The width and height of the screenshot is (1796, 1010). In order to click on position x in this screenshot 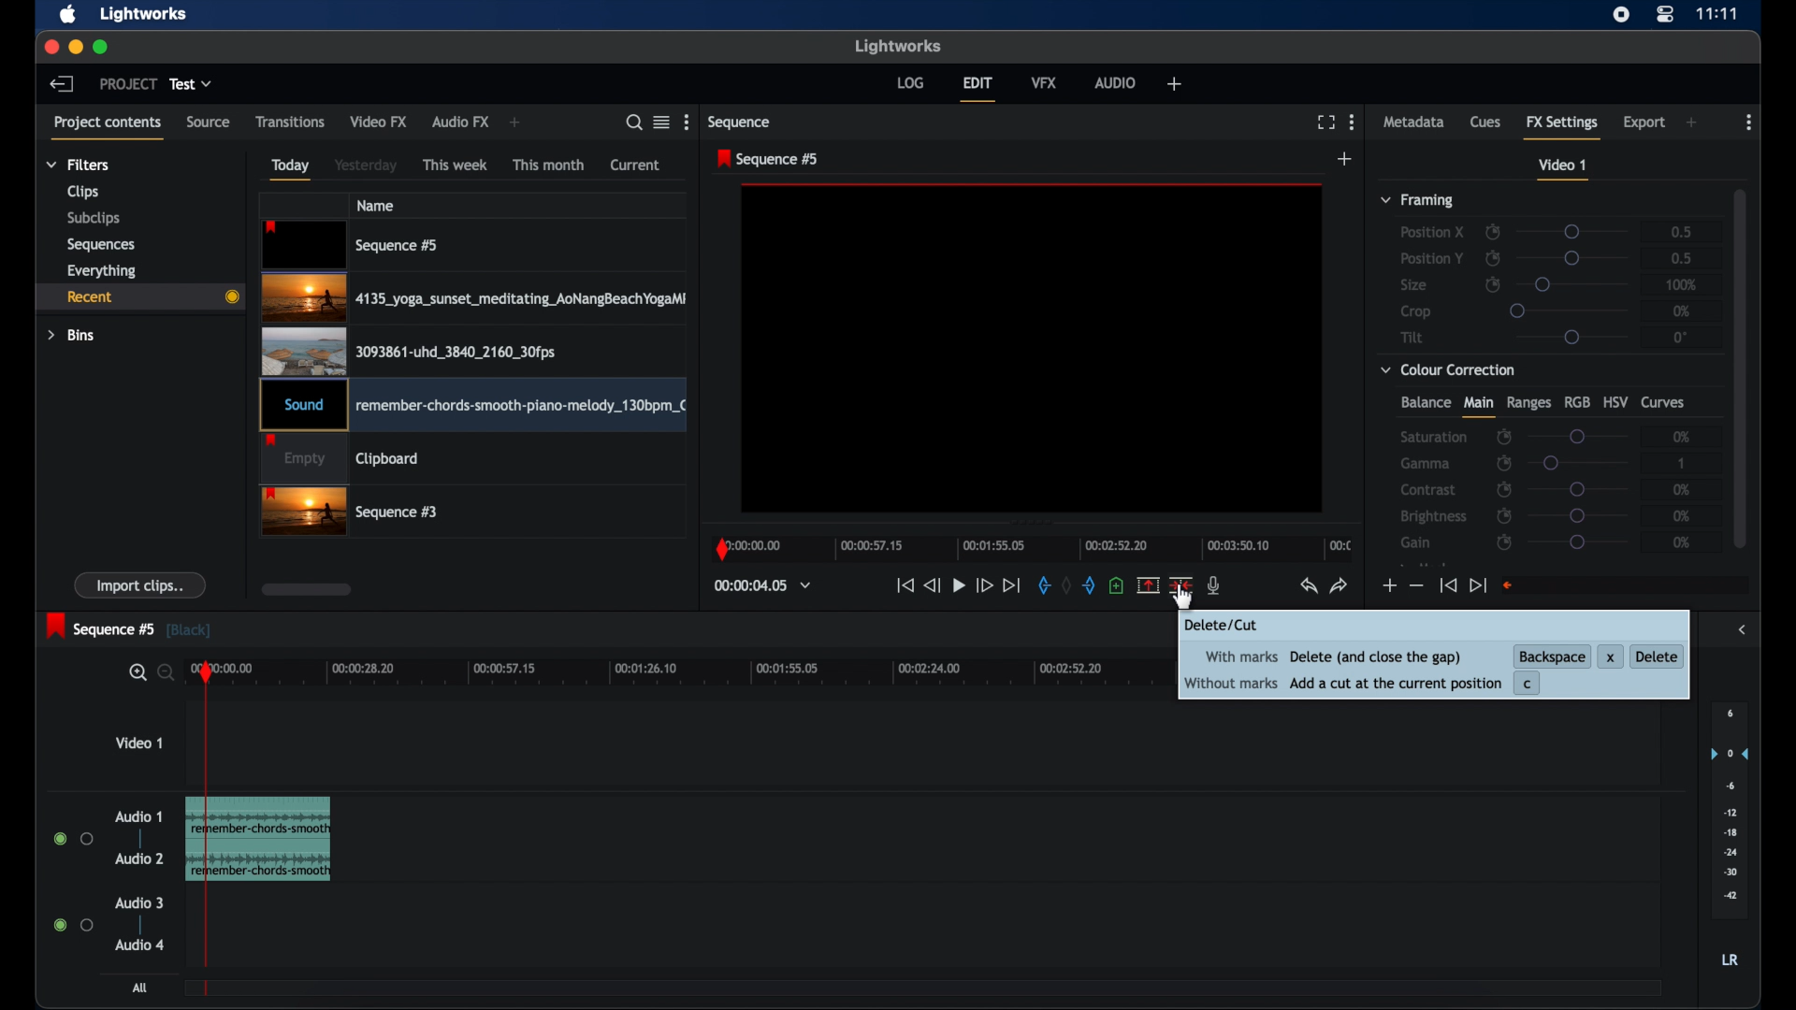, I will do `click(1432, 233)`.